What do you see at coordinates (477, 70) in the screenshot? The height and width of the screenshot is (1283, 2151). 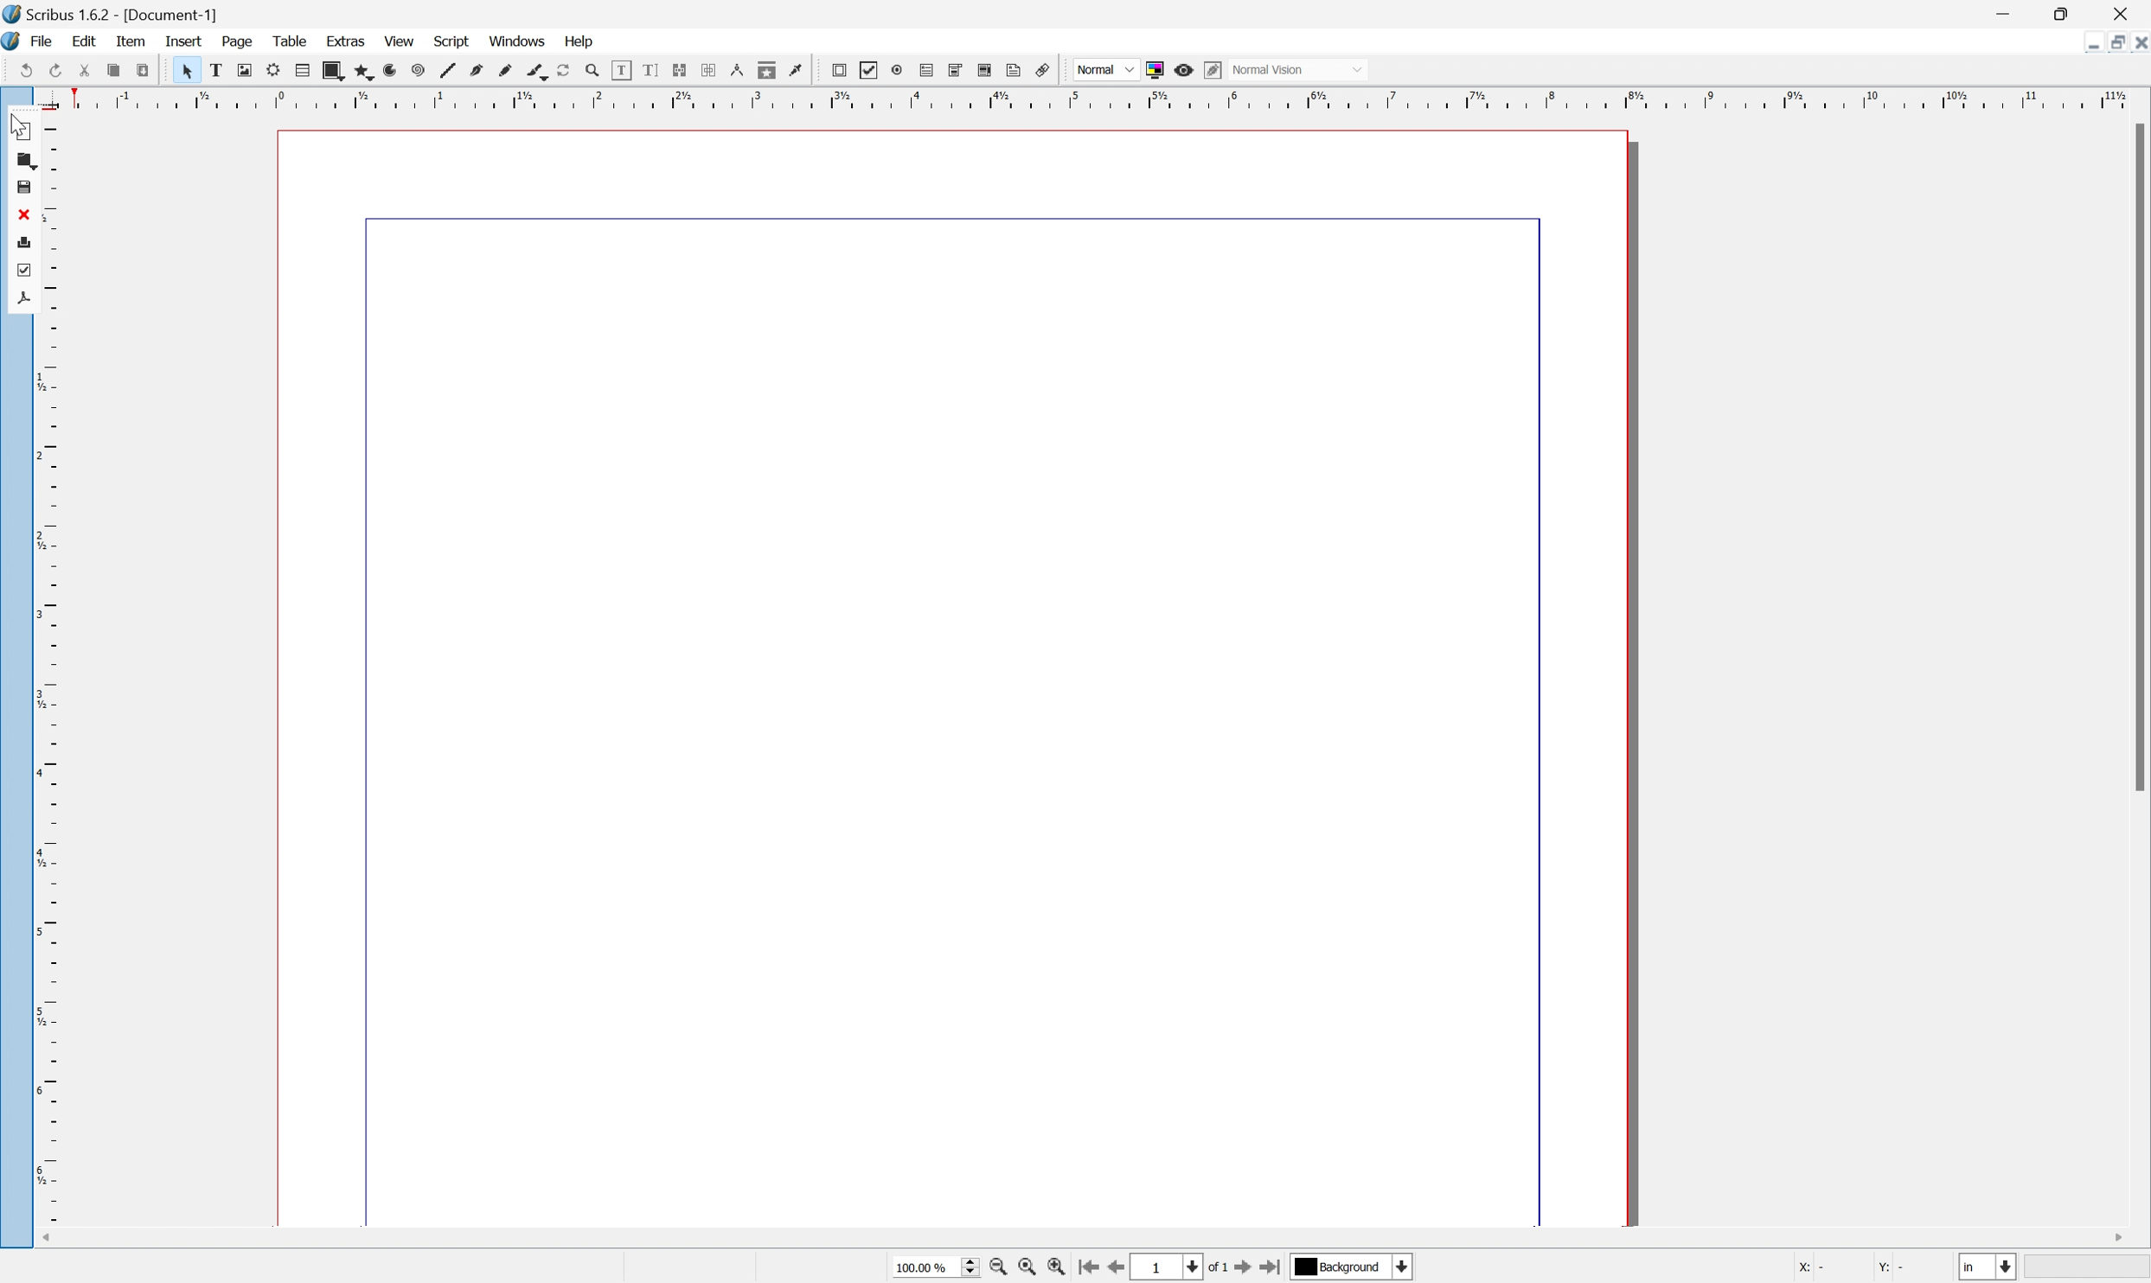 I see `render frame` at bounding box center [477, 70].